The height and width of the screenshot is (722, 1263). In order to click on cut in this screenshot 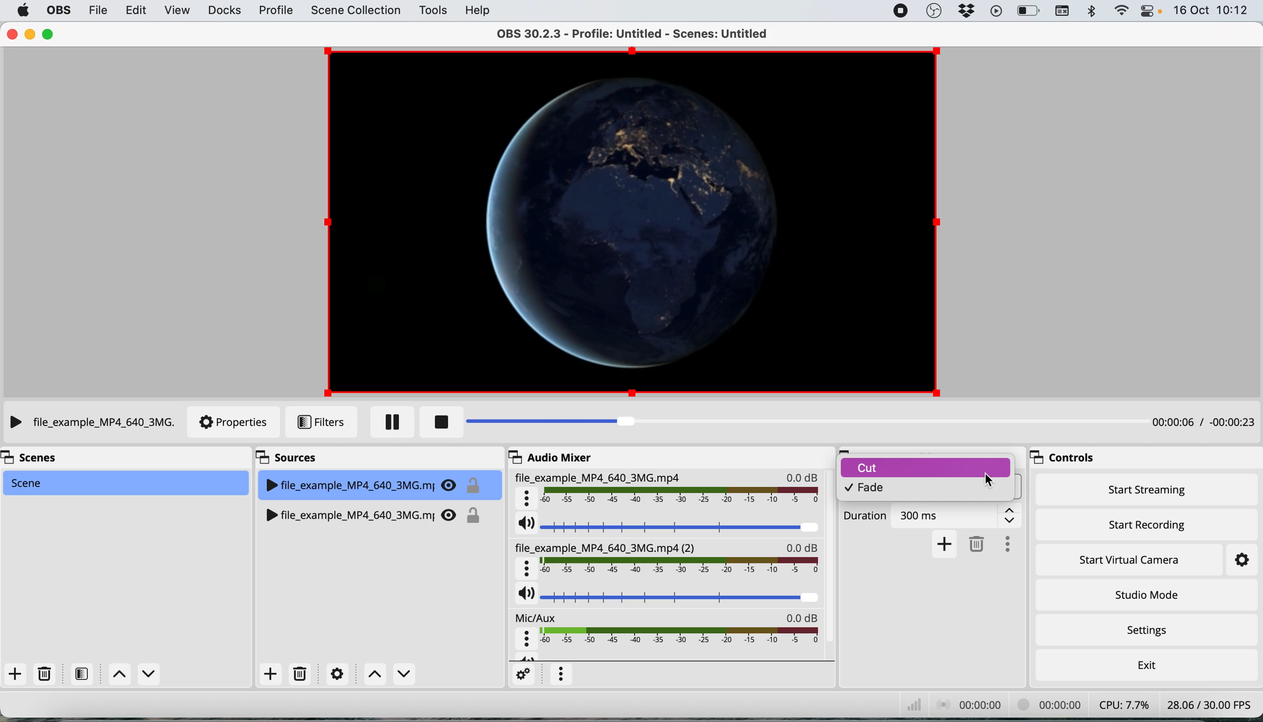, I will do `click(873, 467)`.